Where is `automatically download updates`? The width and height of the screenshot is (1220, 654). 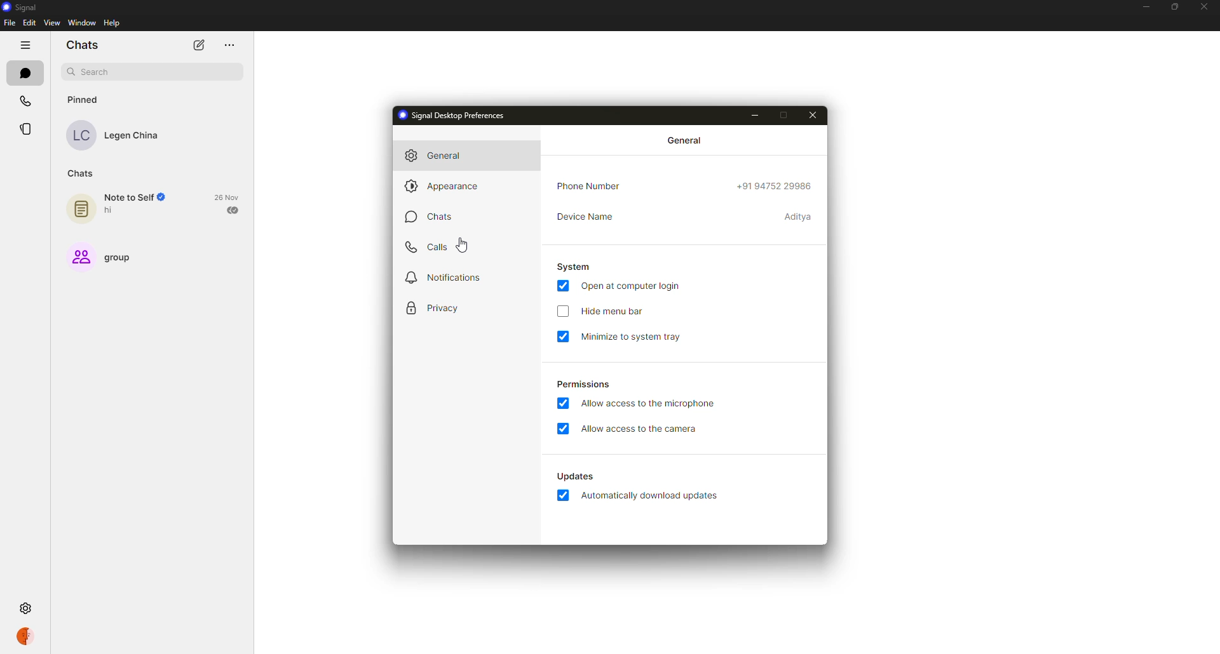
automatically download updates is located at coordinates (654, 495).